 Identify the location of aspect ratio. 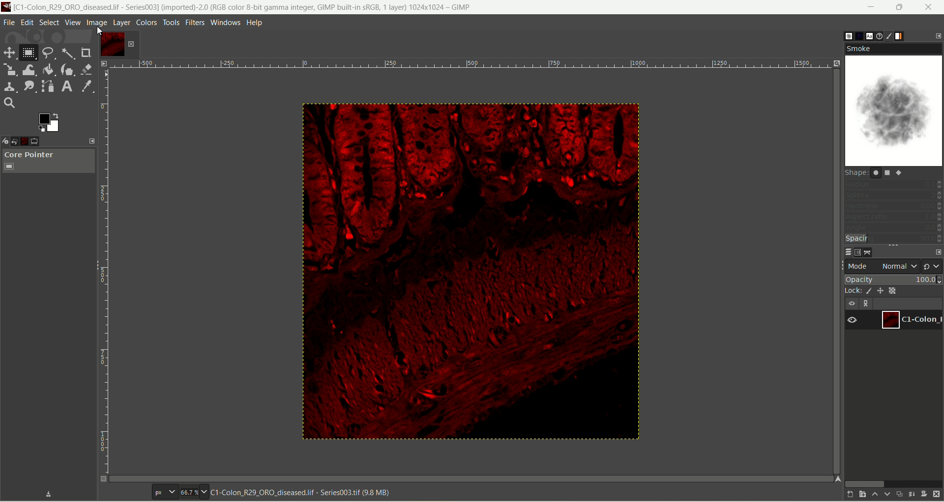
(894, 217).